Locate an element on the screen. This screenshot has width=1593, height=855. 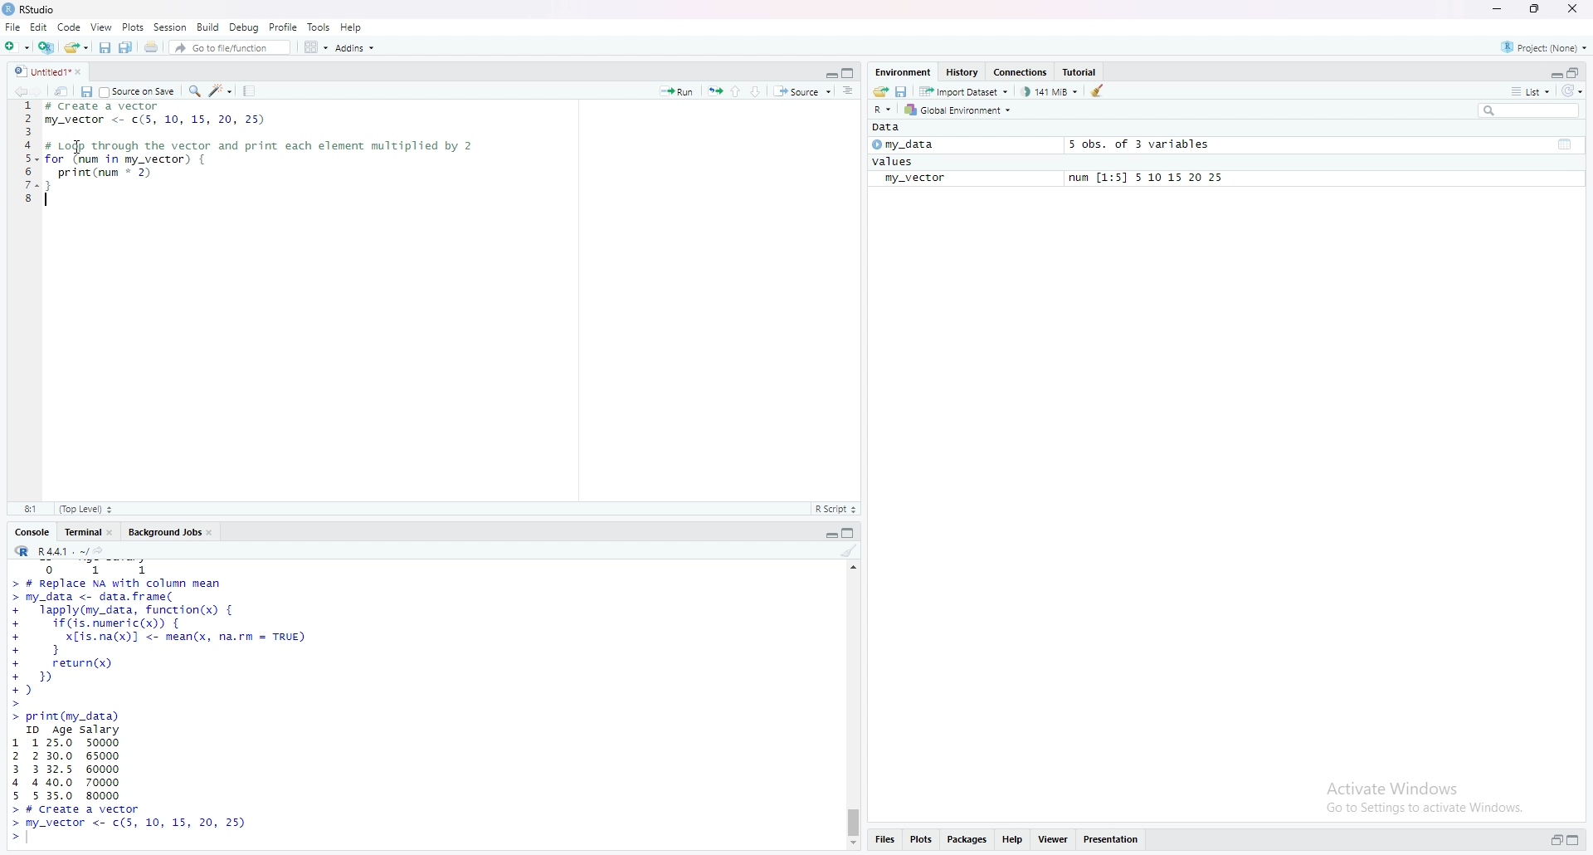
5 obs. of 3 variables is located at coordinates (1139, 144).